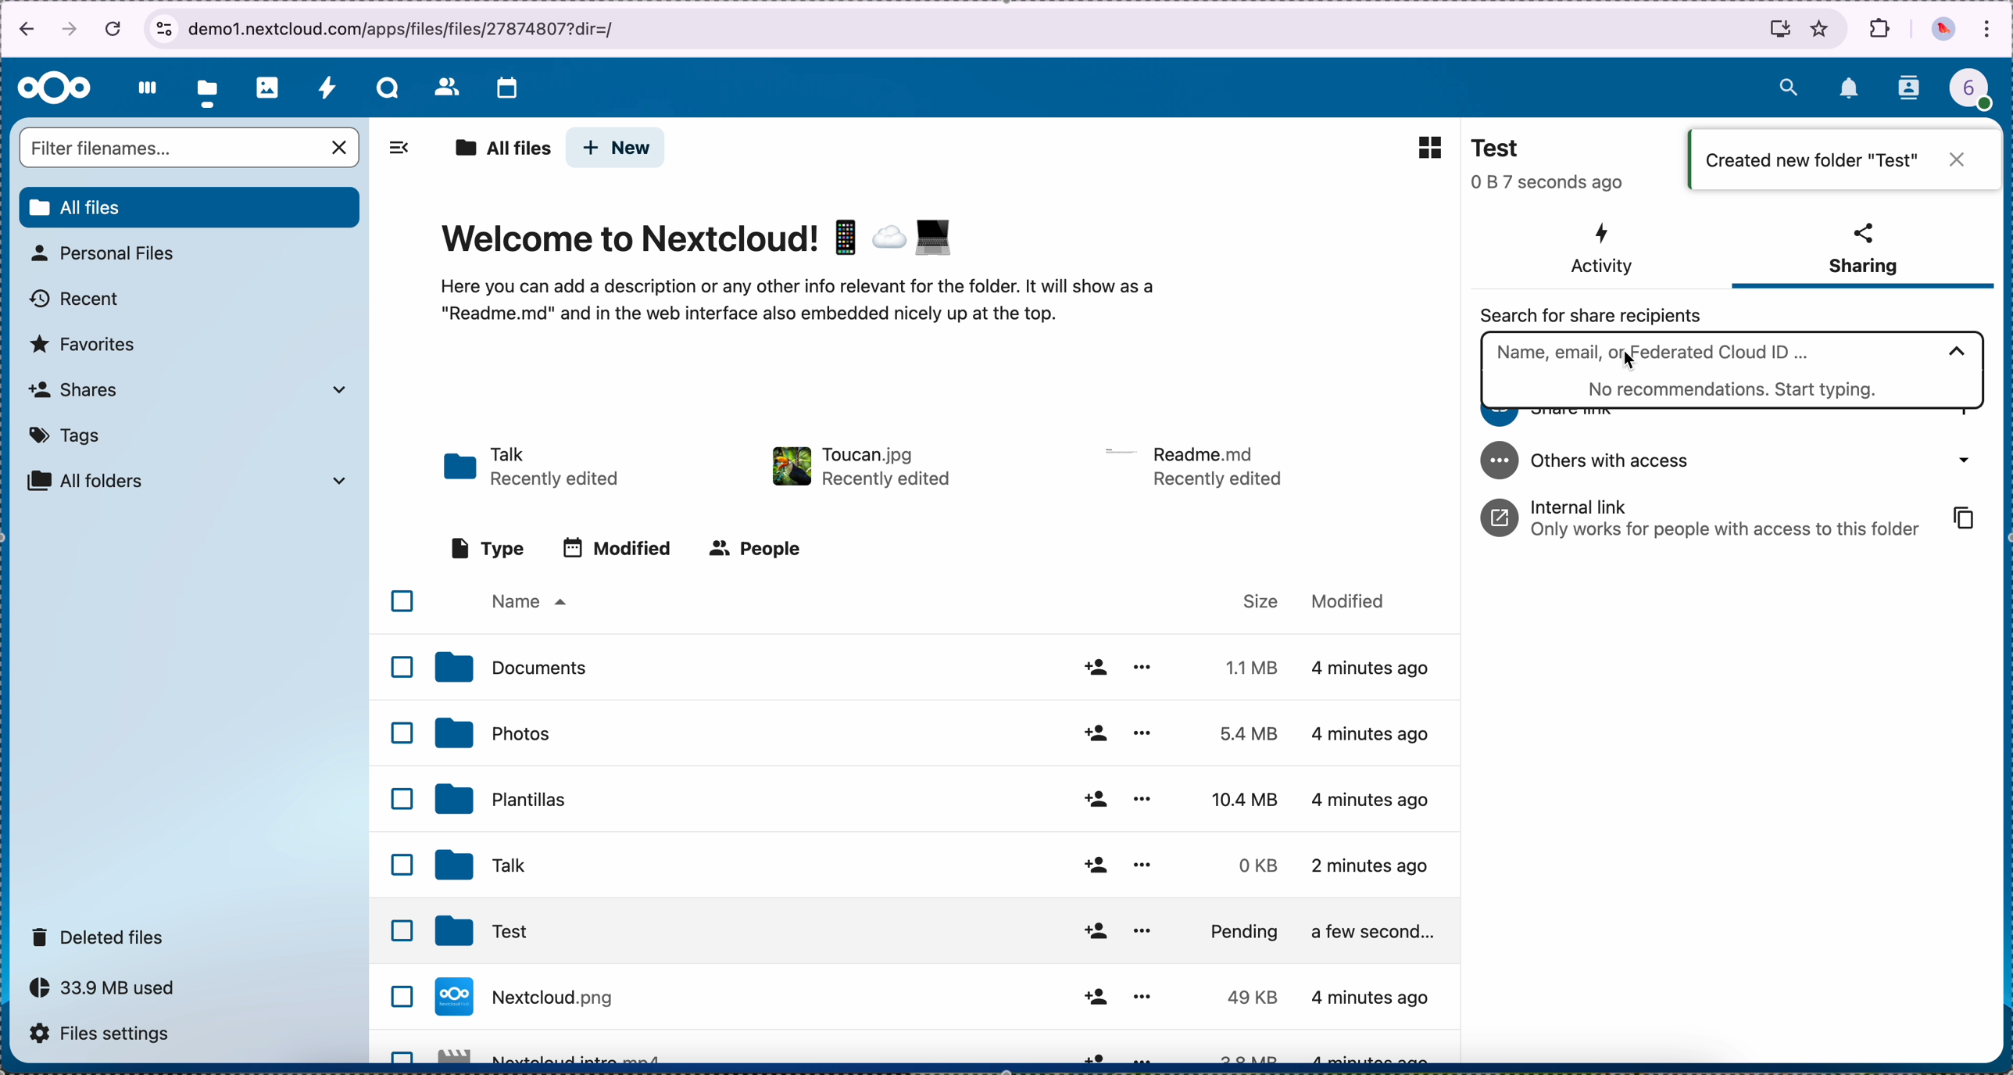 The height and width of the screenshot is (1075, 2013). I want to click on type, so click(488, 547).